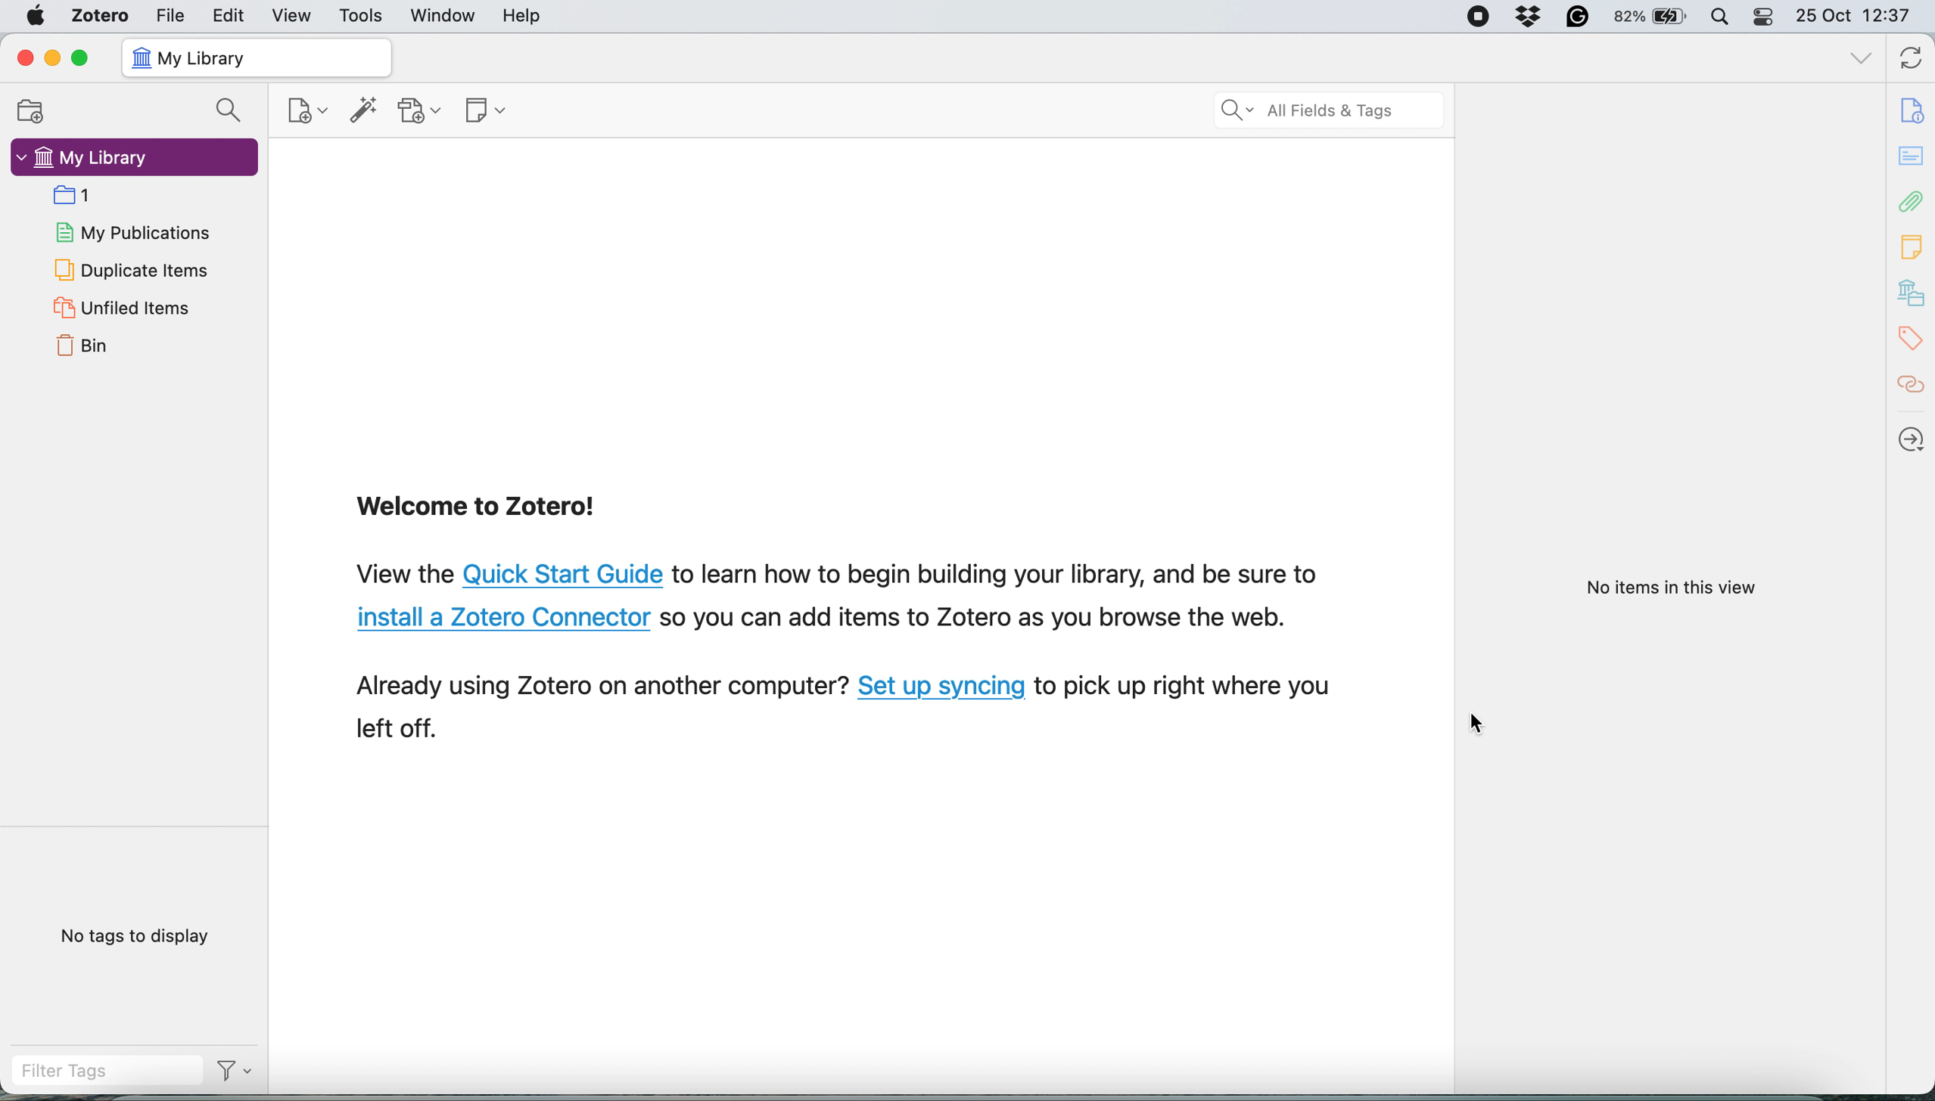 The image size is (1935, 1101). What do you see at coordinates (132, 270) in the screenshot?
I see `duplicate items` at bounding box center [132, 270].